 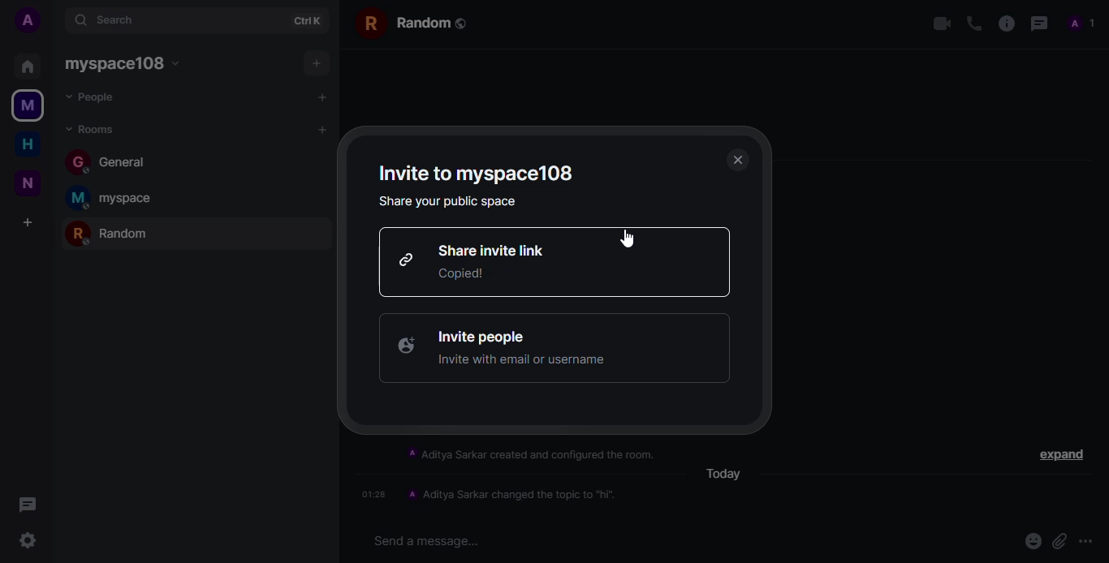 What do you see at coordinates (321, 128) in the screenshot?
I see `add` at bounding box center [321, 128].